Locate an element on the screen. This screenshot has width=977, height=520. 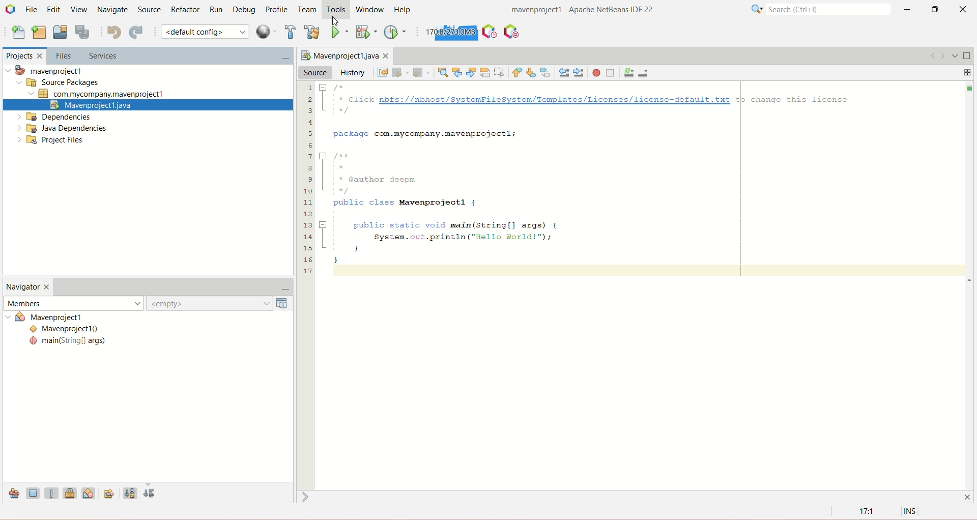
services is located at coordinates (185, 56).